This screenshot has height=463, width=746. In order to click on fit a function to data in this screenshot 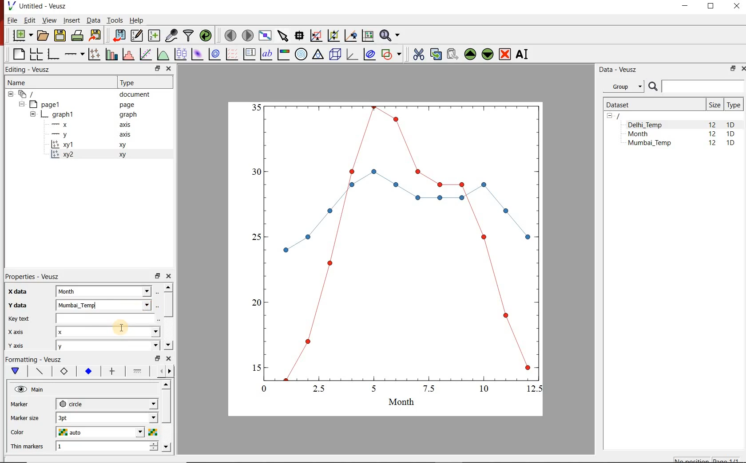, I will do `click(145, 54)`.